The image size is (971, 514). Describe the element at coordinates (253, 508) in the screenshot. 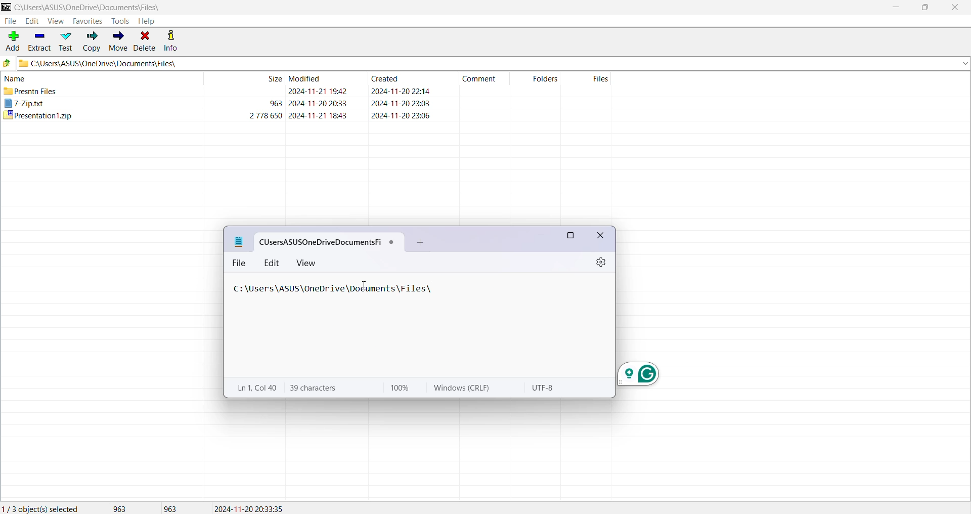

I see `Modified Date of the last selected file` at that location.